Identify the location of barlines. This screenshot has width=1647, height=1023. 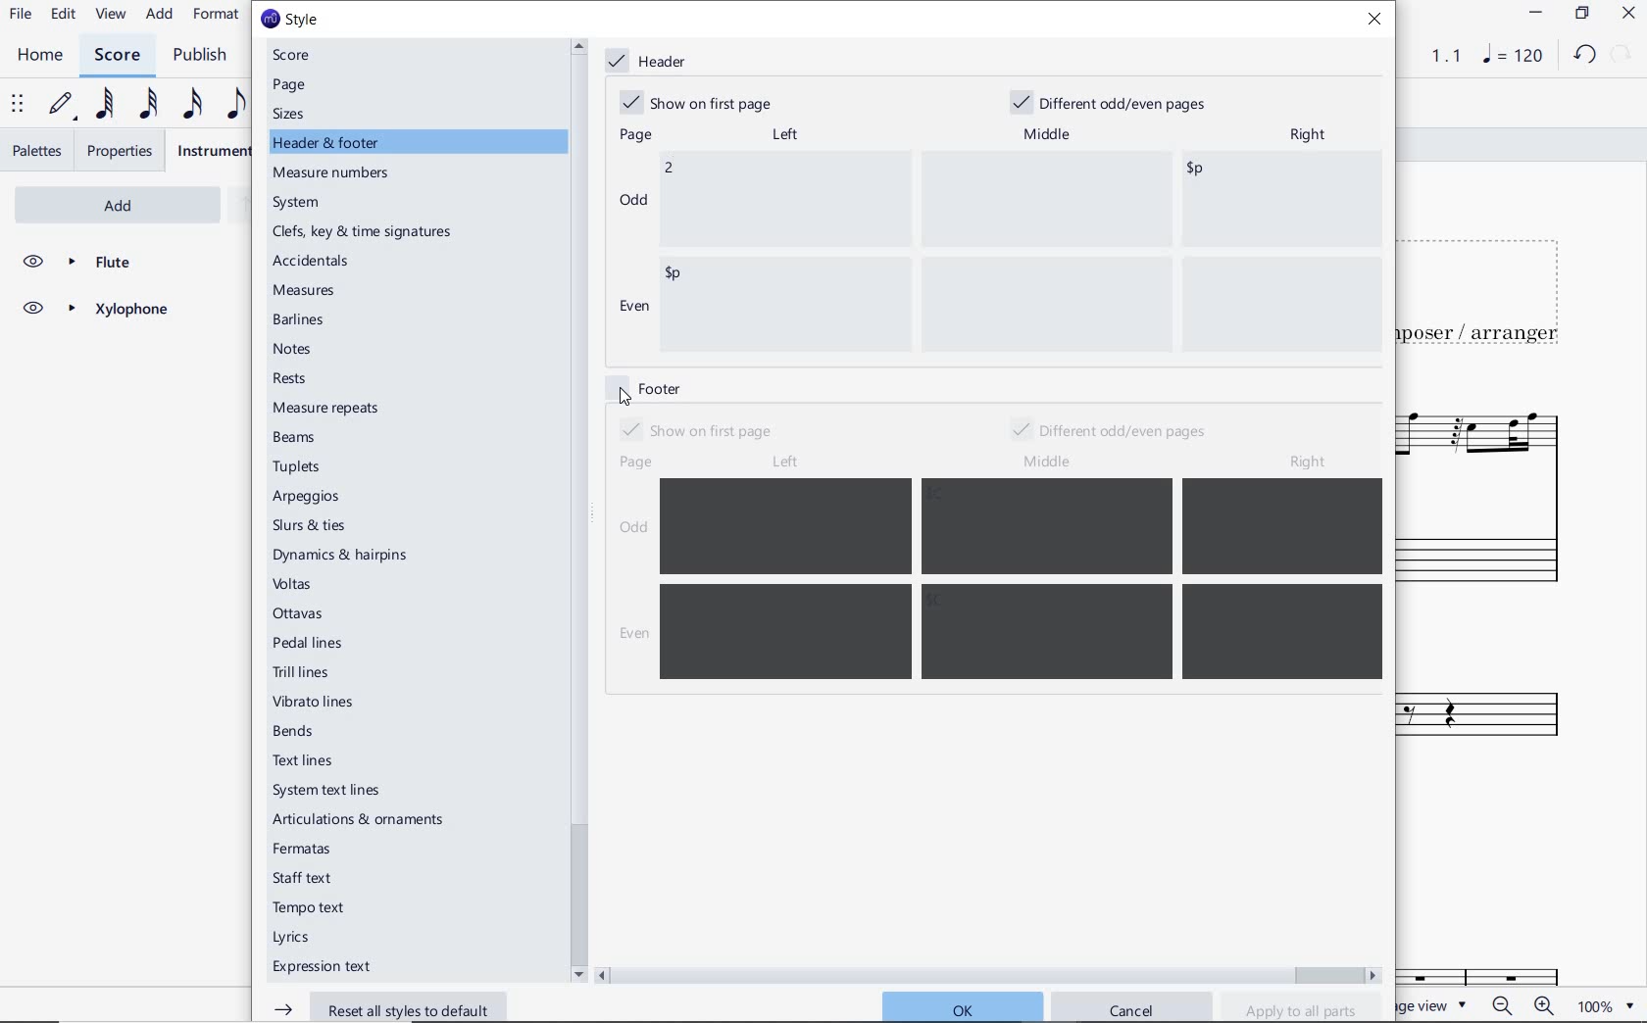
(302, 321).